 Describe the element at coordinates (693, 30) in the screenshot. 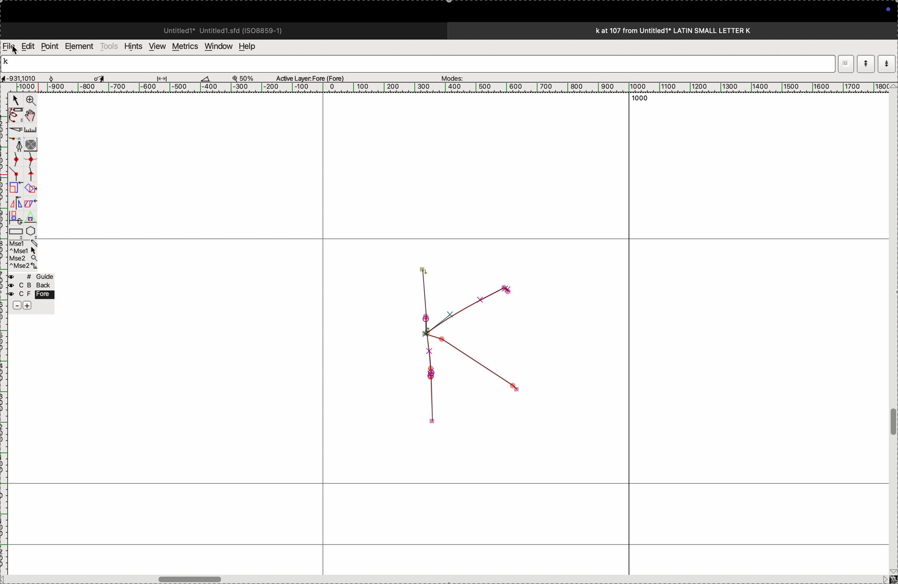

I see `title` at that location.